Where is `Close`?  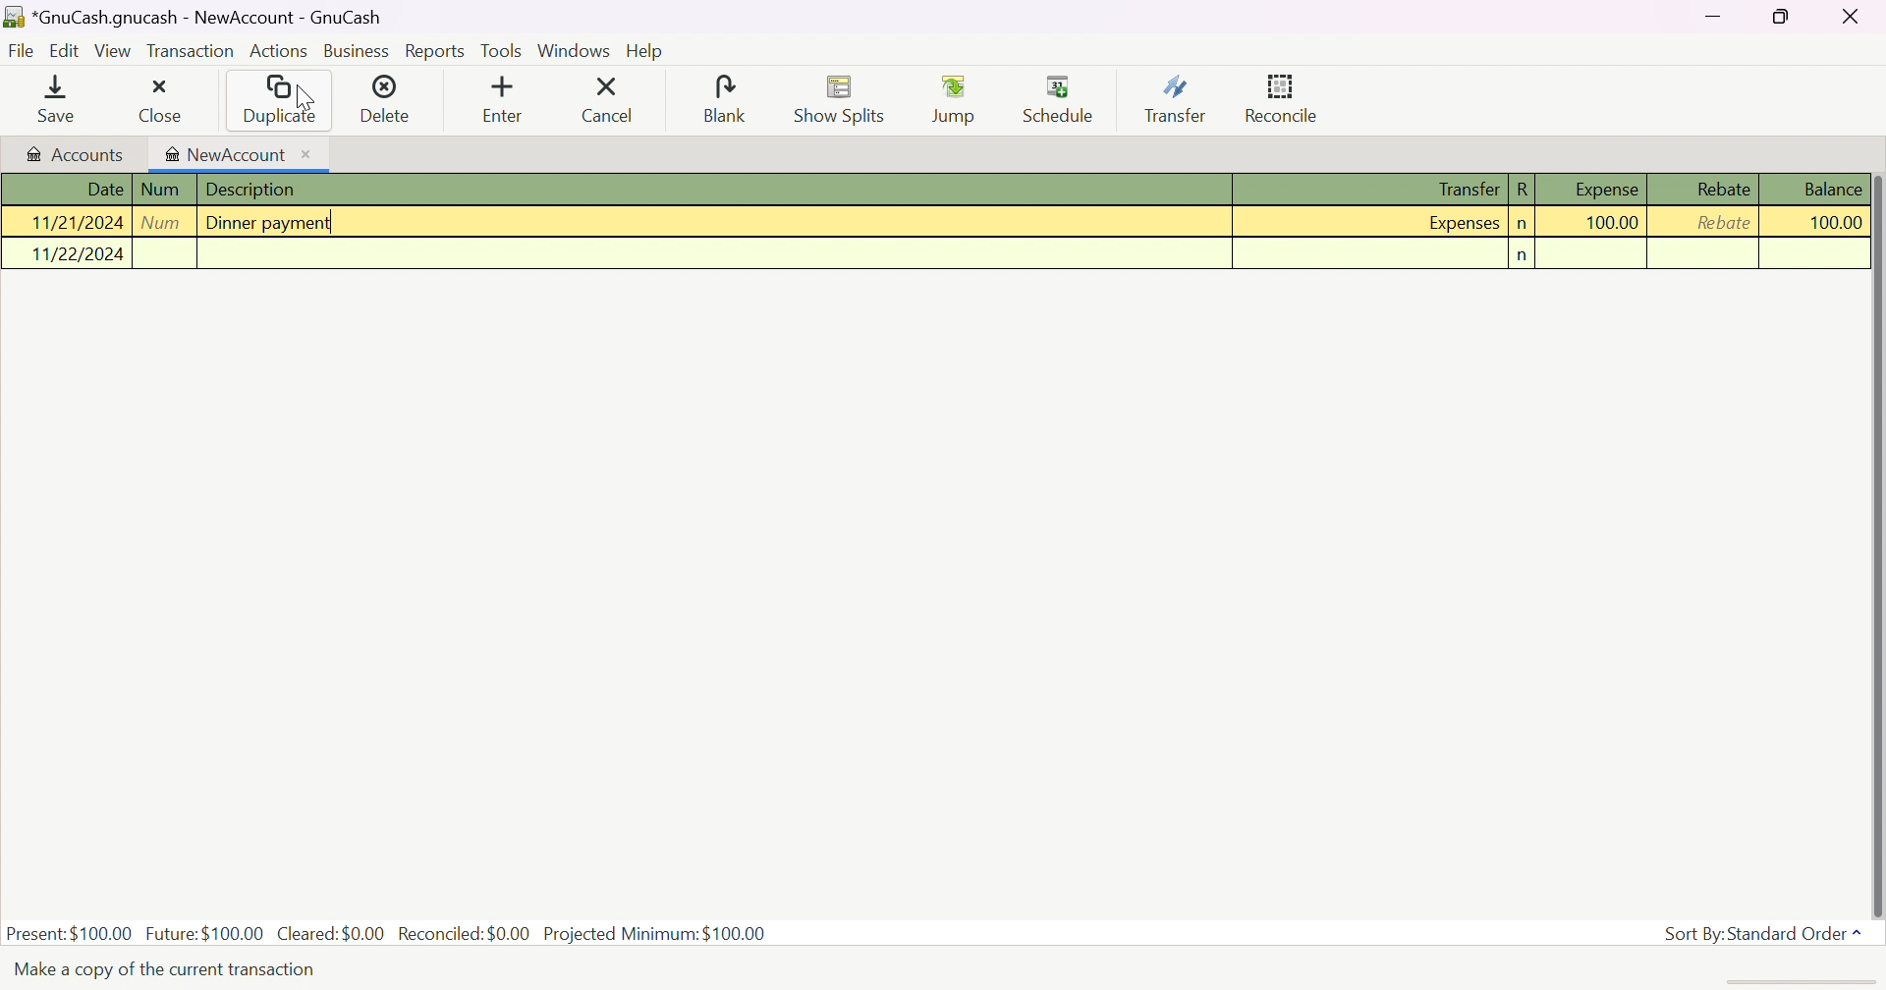 Close is located at coordinates (1853, 17).